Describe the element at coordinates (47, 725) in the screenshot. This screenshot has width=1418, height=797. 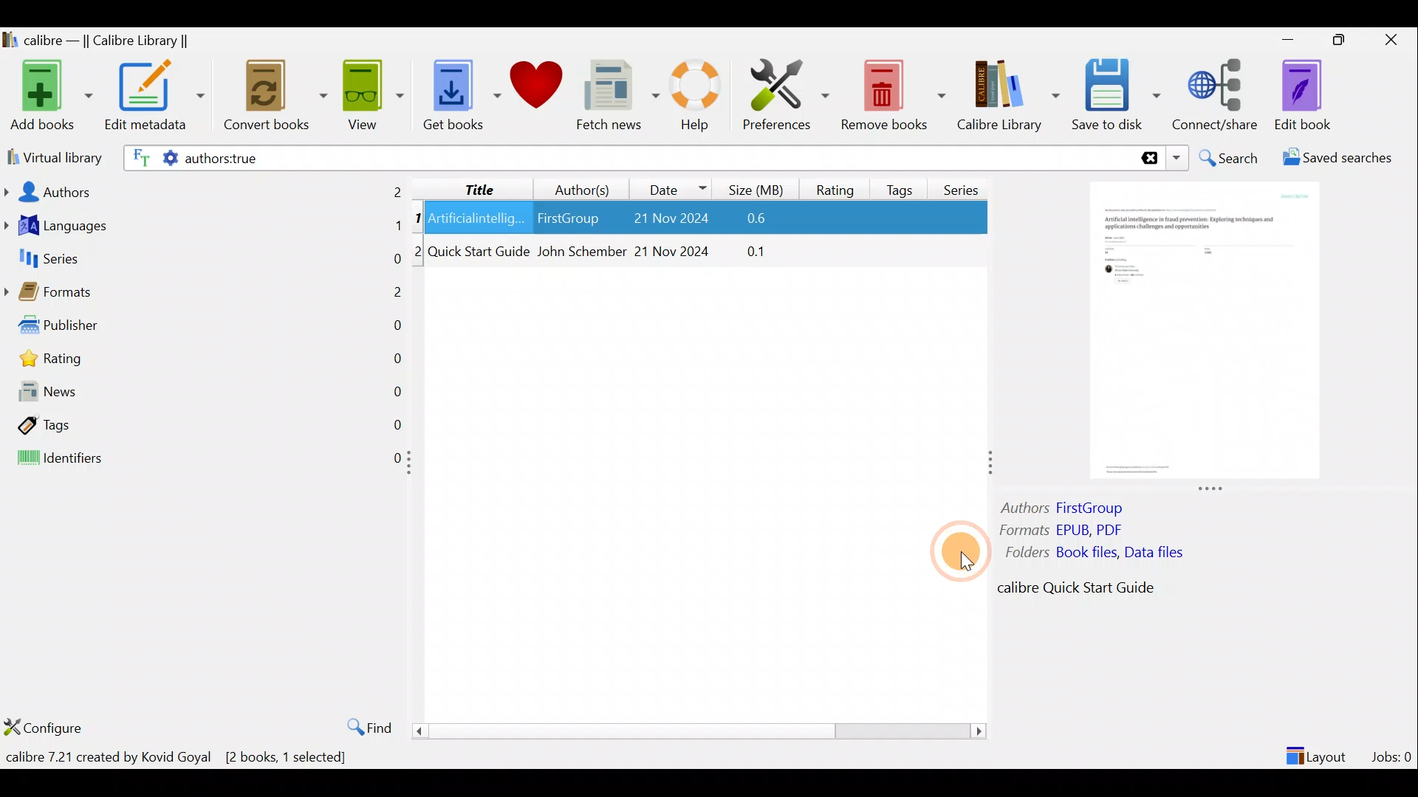
I see `Configure` at that location.